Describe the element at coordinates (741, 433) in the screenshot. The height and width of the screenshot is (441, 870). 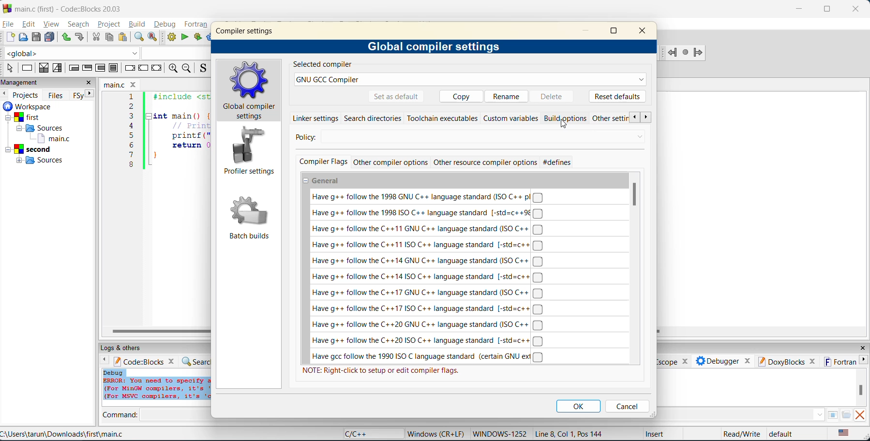
I see `Read/Write` at that location.